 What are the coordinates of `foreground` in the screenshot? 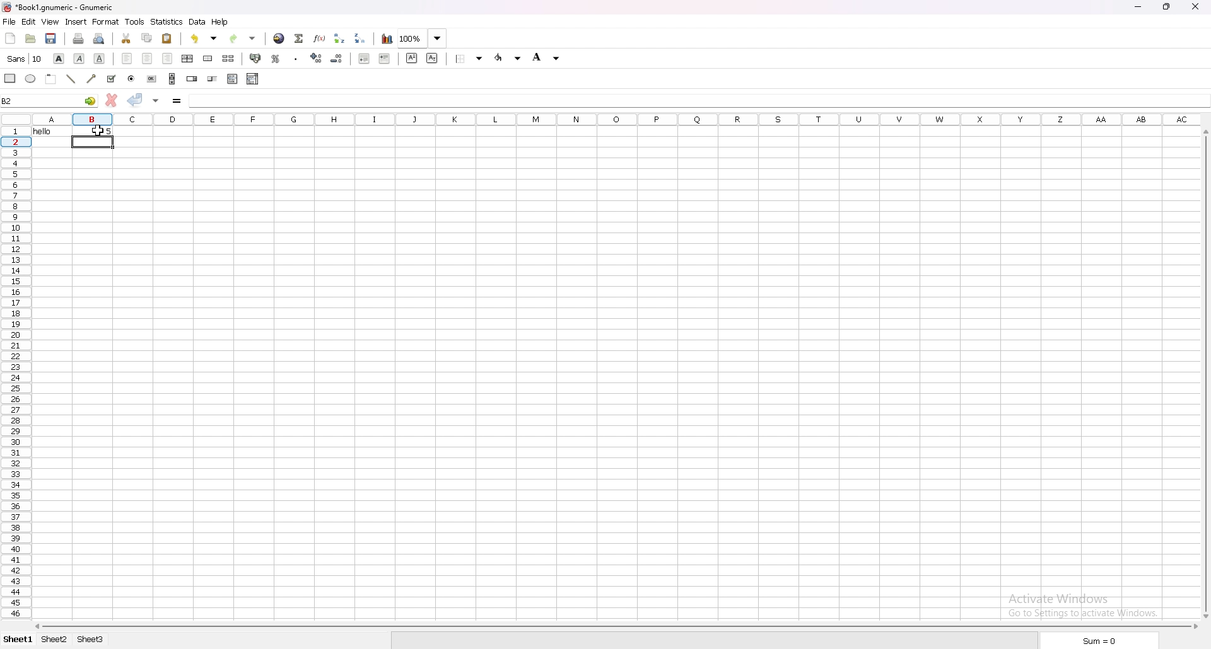 It's located at (547, 58).